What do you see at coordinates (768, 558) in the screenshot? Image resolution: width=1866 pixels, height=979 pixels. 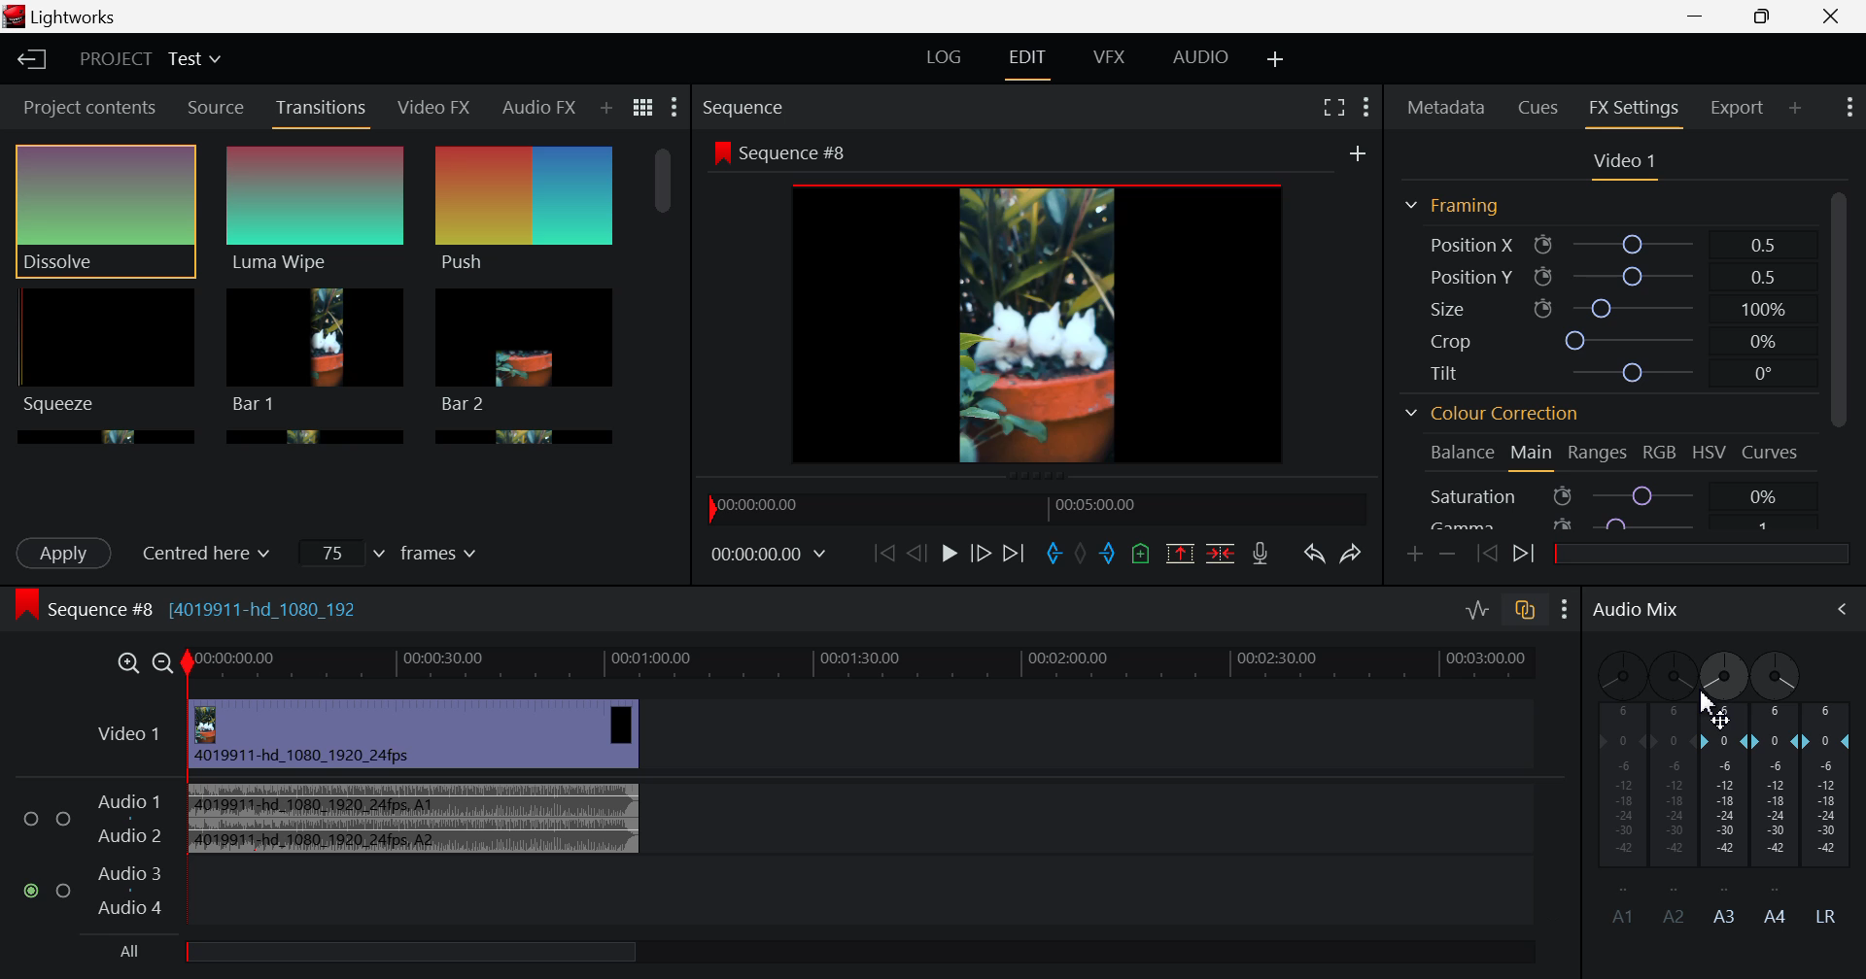 I see `Frame Time` at bounding box center [768, 558].